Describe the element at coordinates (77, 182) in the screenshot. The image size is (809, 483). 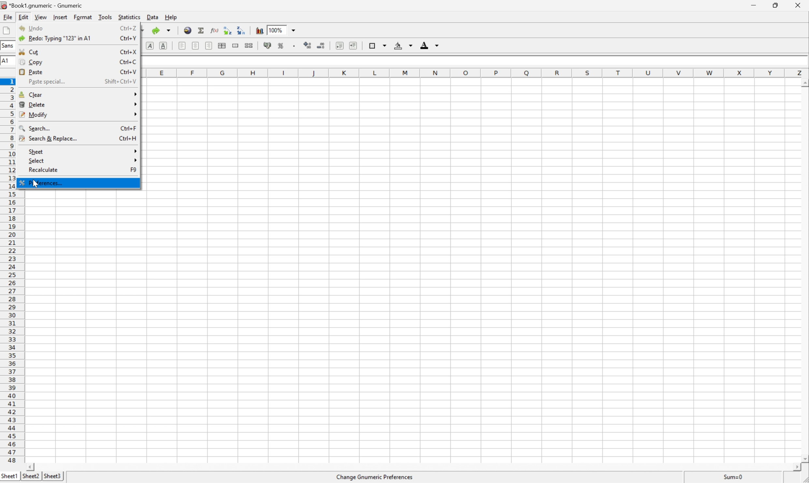
I see `preferences` at that location.